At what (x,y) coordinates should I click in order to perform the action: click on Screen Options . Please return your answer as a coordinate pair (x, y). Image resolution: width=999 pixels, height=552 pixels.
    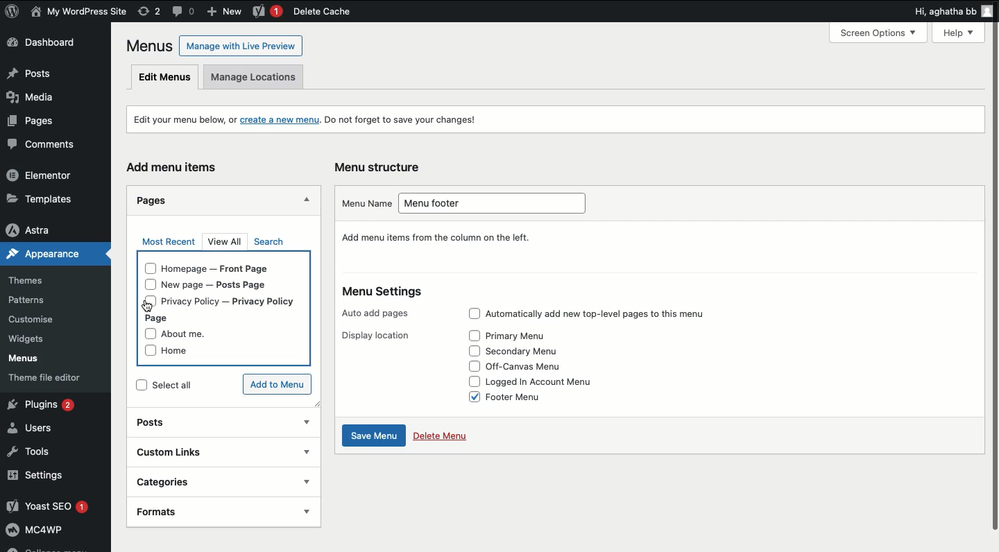
    Looking at the image, I should click on (884, 33).